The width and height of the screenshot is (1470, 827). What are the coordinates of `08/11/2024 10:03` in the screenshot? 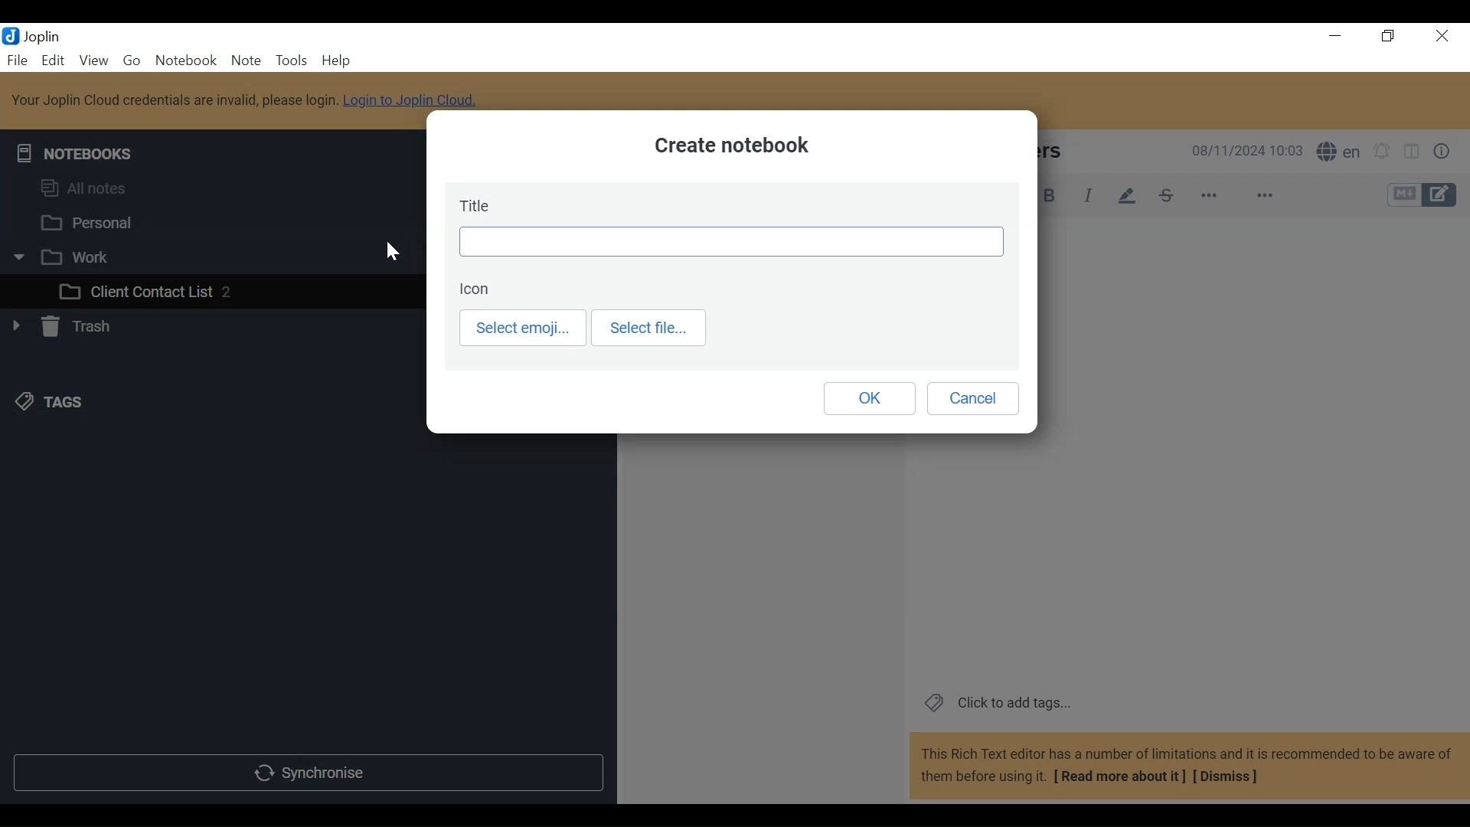 It's located at (1240, 151).